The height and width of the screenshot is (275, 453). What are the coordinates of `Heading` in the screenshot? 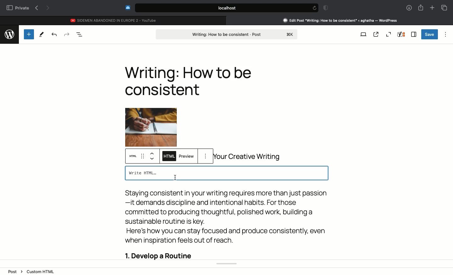 It's located at (188, 81).